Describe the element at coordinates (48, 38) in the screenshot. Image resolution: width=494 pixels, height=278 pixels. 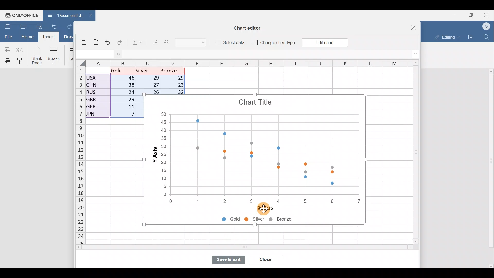
I see `Cursor on Insert` at that location.